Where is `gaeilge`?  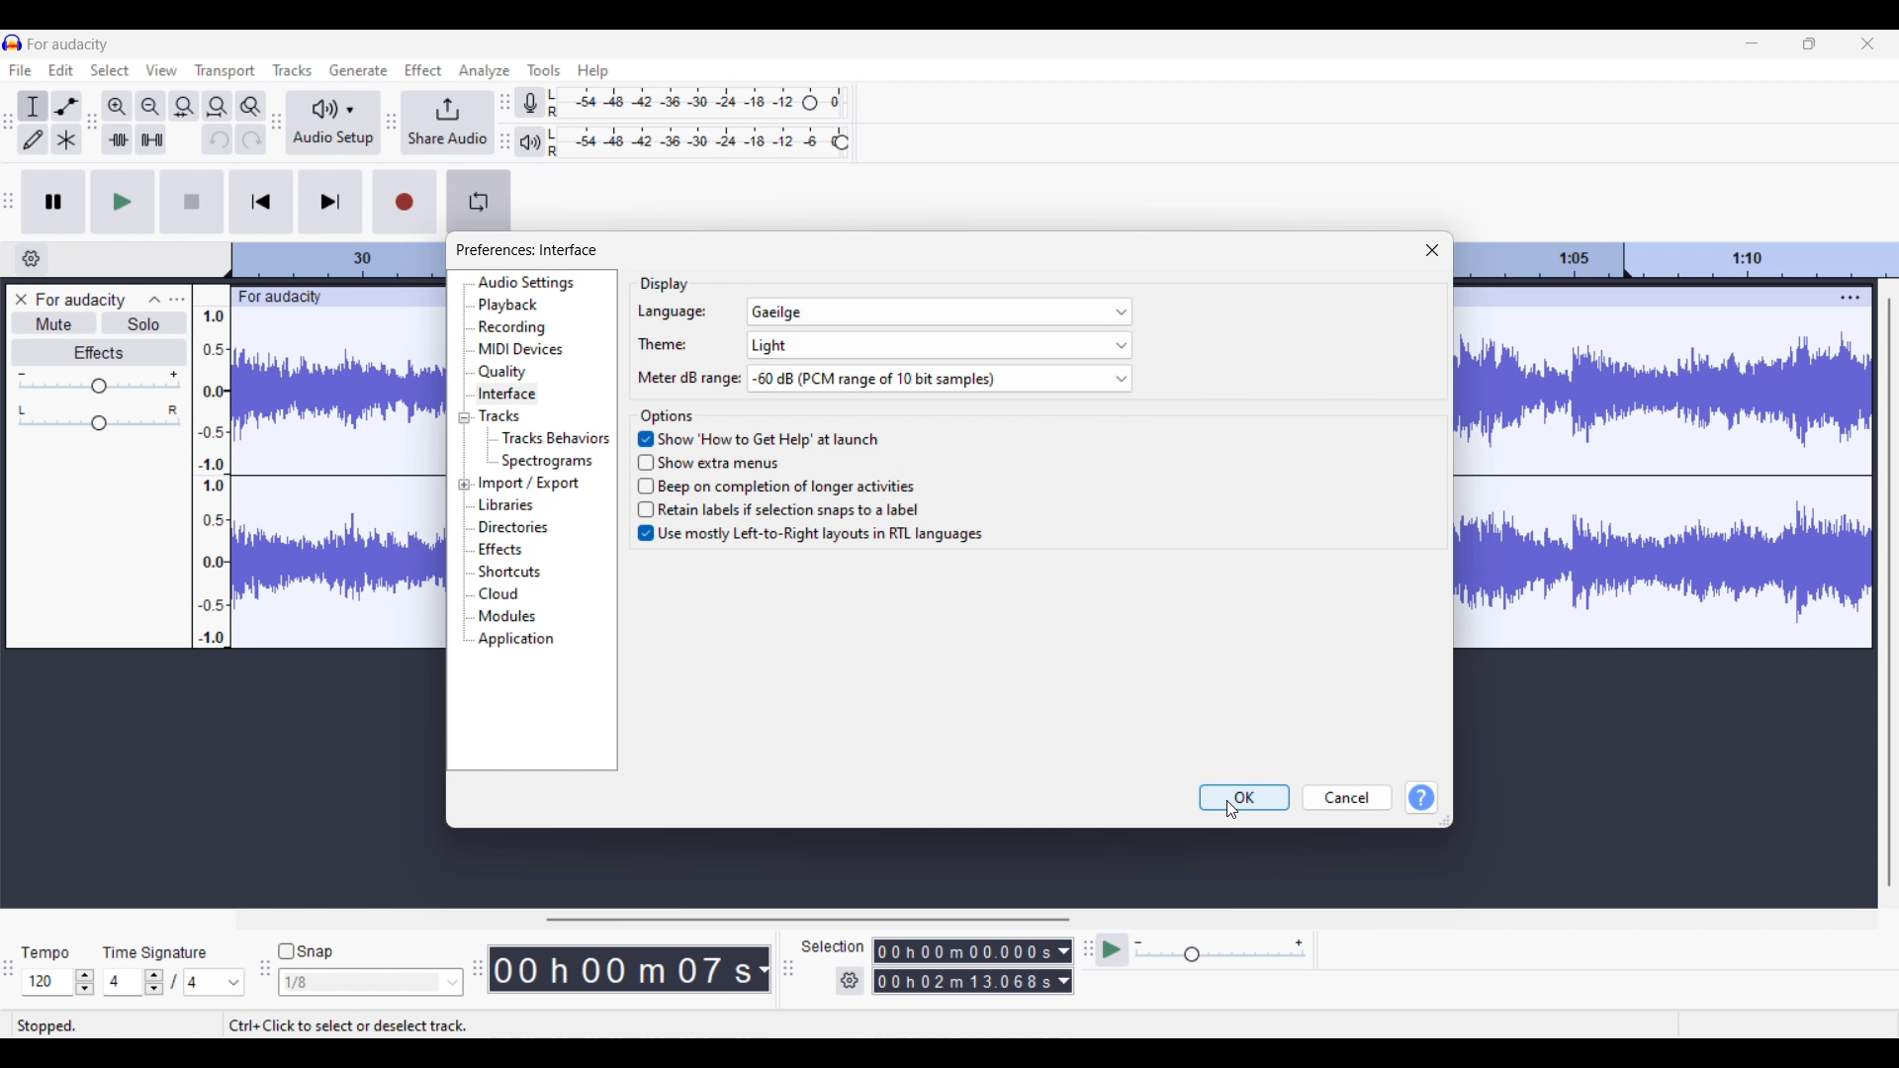
gaeilge is located at coordinates (942, 311).